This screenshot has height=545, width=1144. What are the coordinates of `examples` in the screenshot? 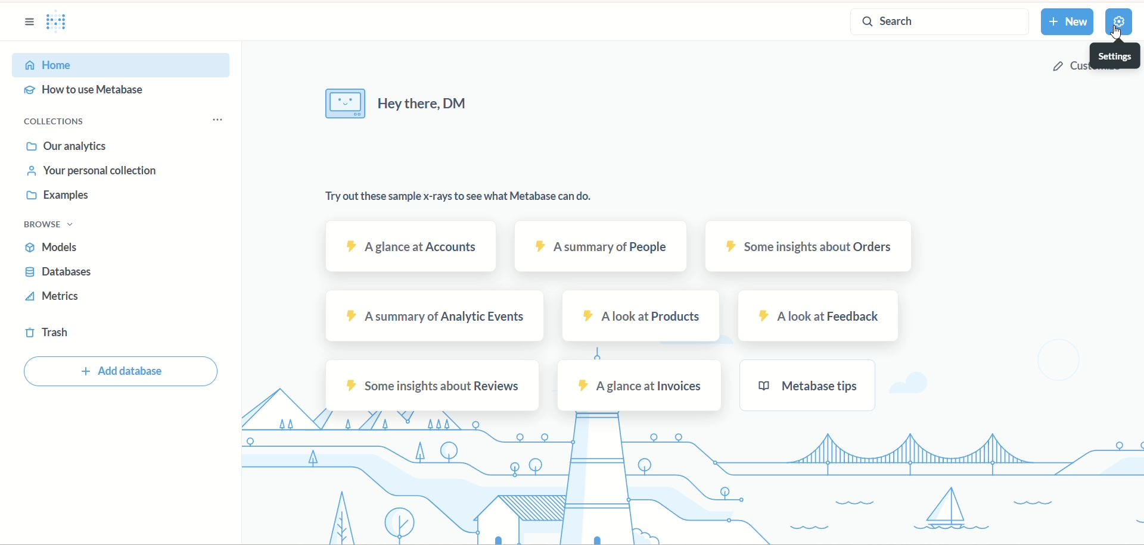 It's located at (62, 194).